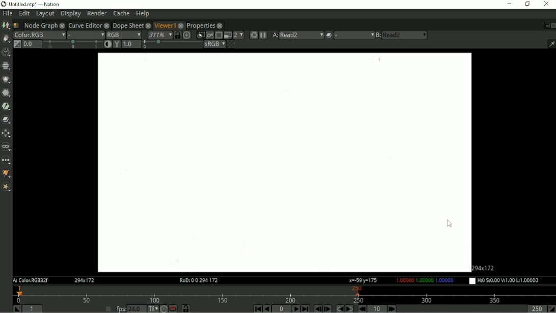  Describe the element at coordinates (6, 39) in the screenshot. I see `Draw` at that location.